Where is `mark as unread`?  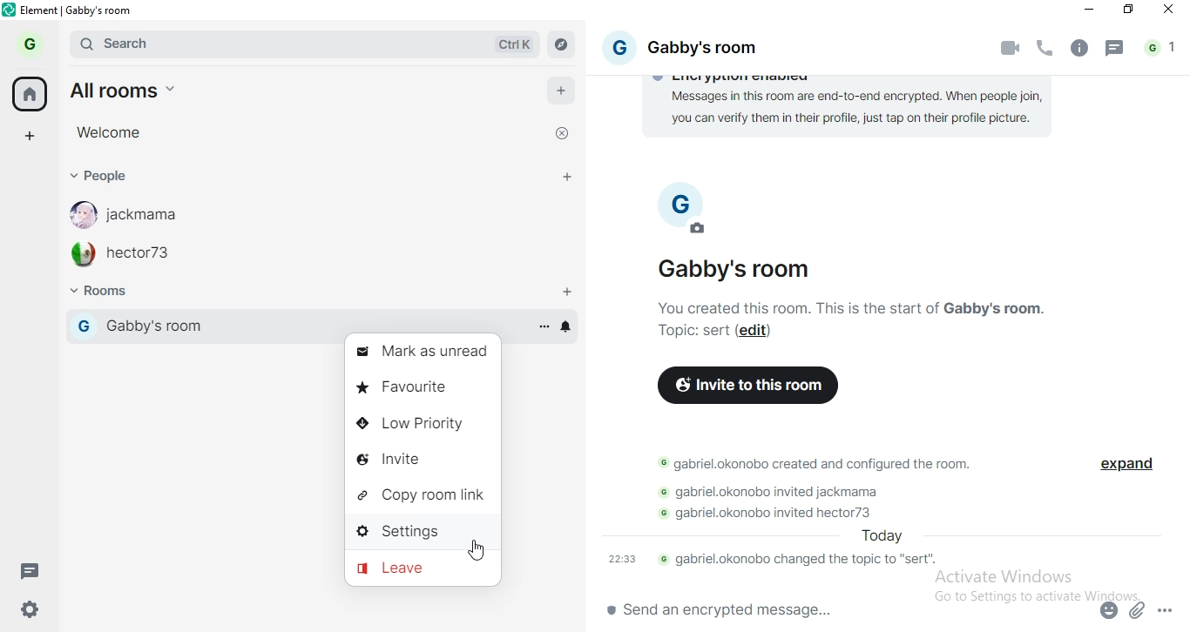 mark as unread is located at coordinates (421, 350).